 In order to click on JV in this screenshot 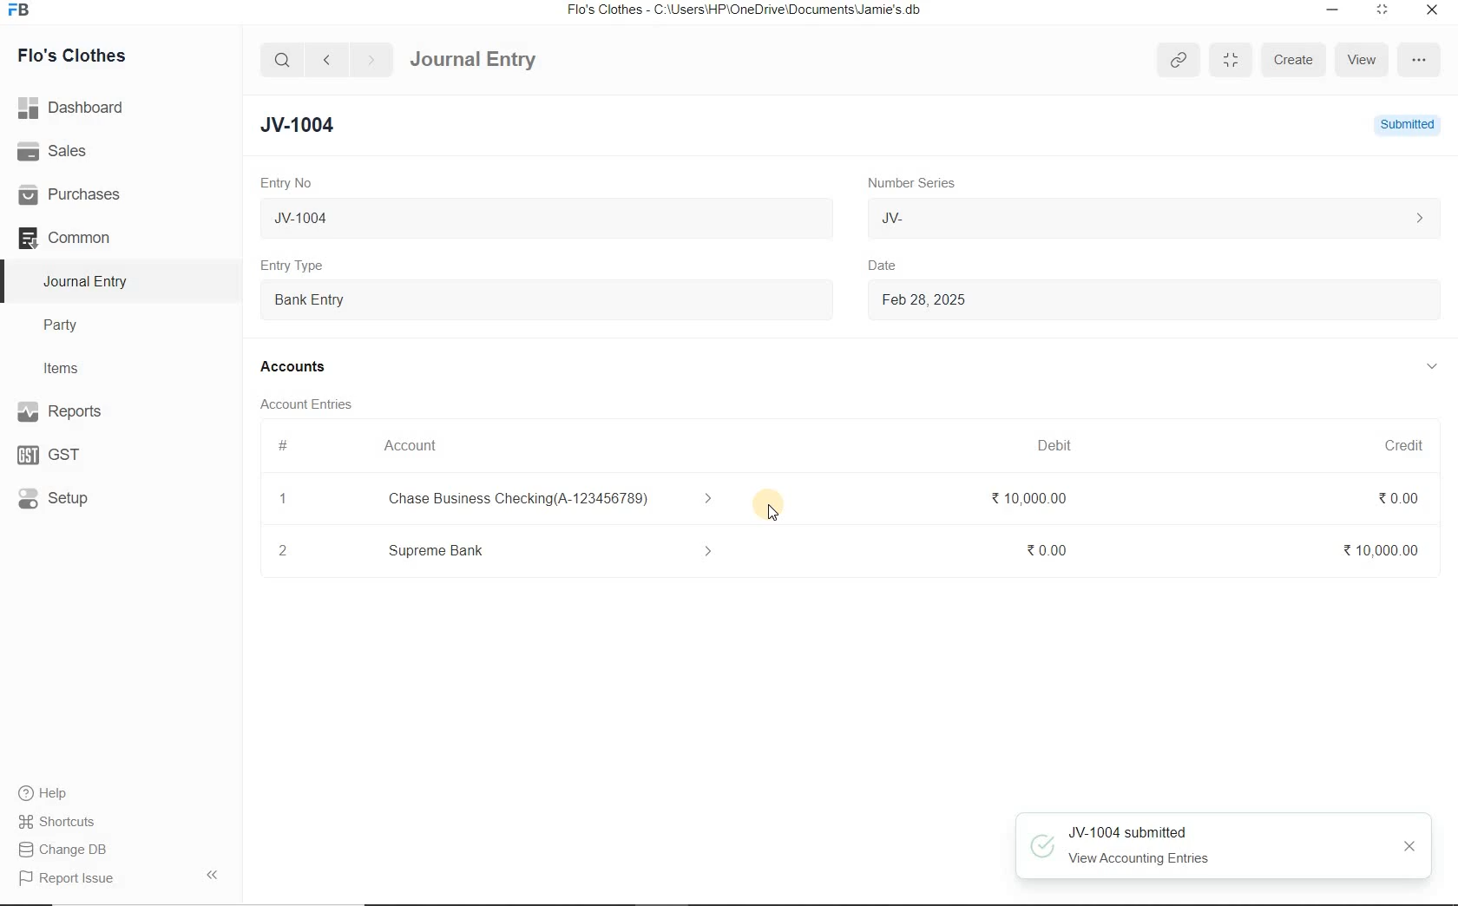, I will do `click(1145, 218)`.